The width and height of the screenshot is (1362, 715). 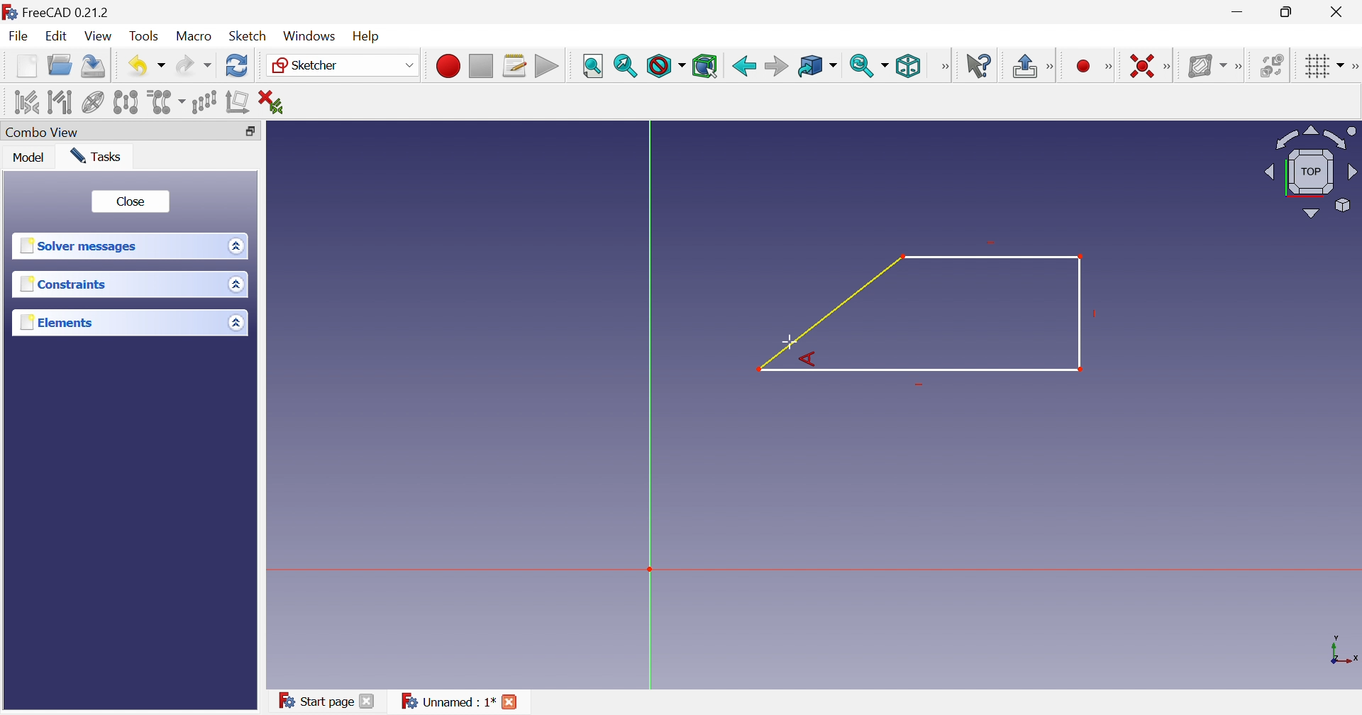 What do you see at coordinates (743, 65) in the screenshot?
I see `Back` at bounding box center [743, 65].